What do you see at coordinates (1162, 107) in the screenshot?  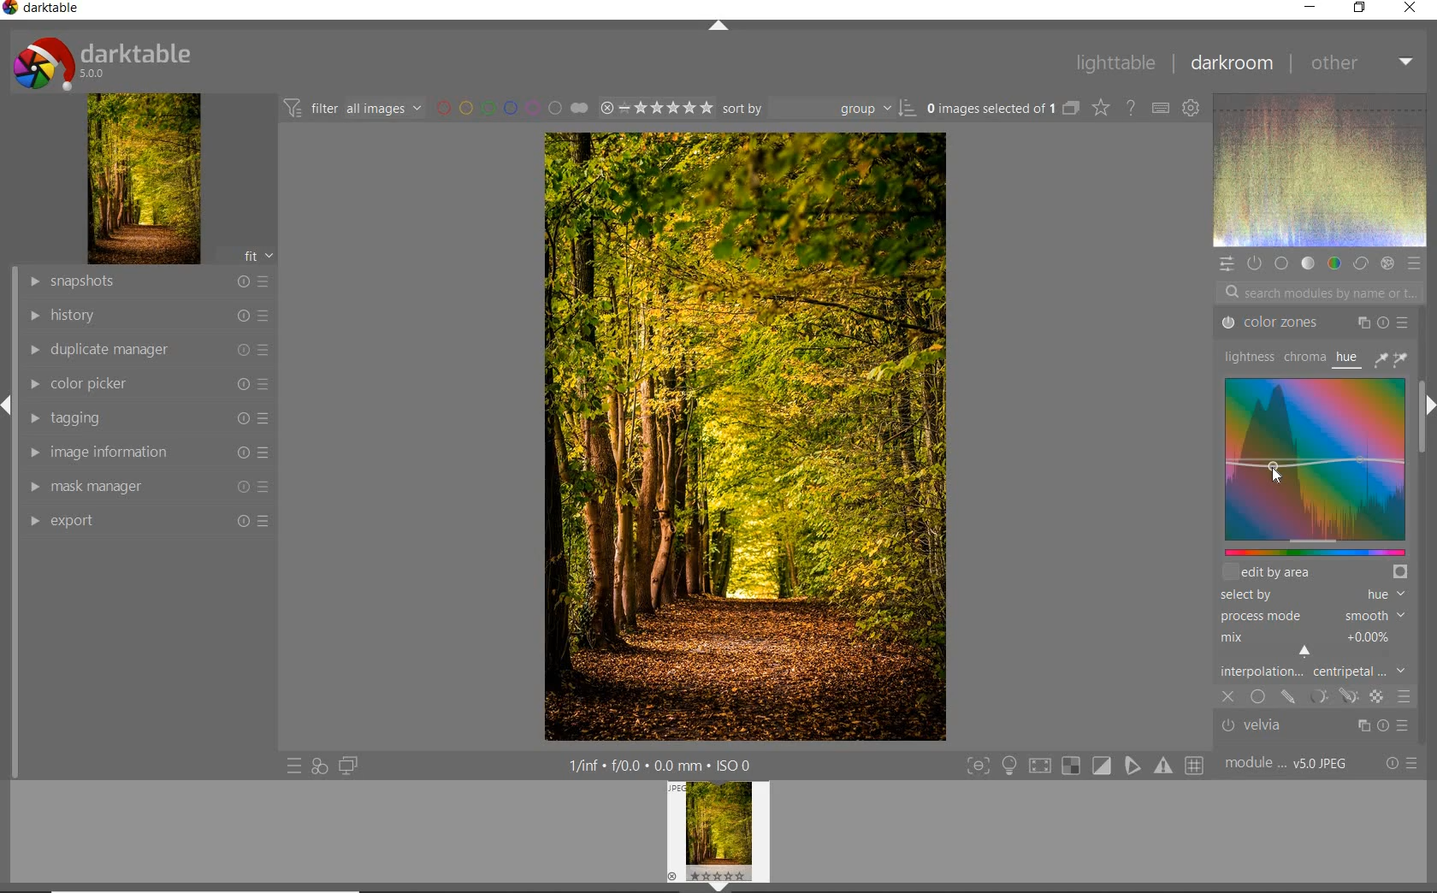 I see `DEFINE KEYBOARD SHOTCUT` at bounding box center [1162, 107].